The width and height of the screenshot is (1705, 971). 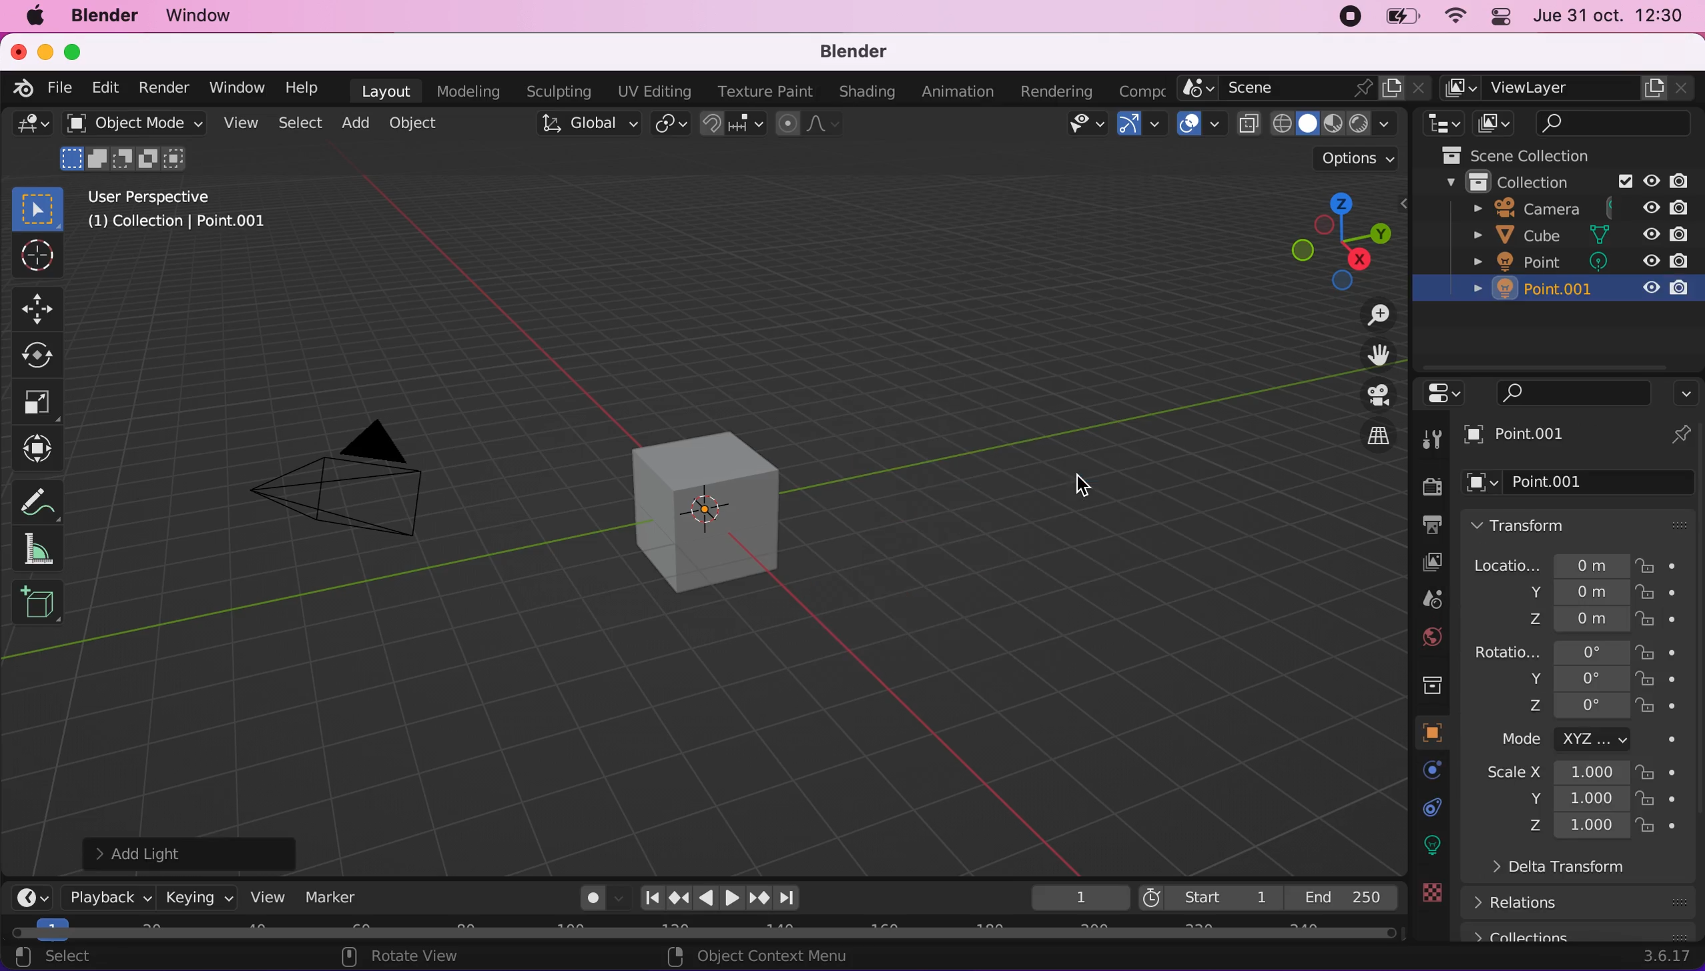 I want to click on object mode, so click(x=135, y=143).